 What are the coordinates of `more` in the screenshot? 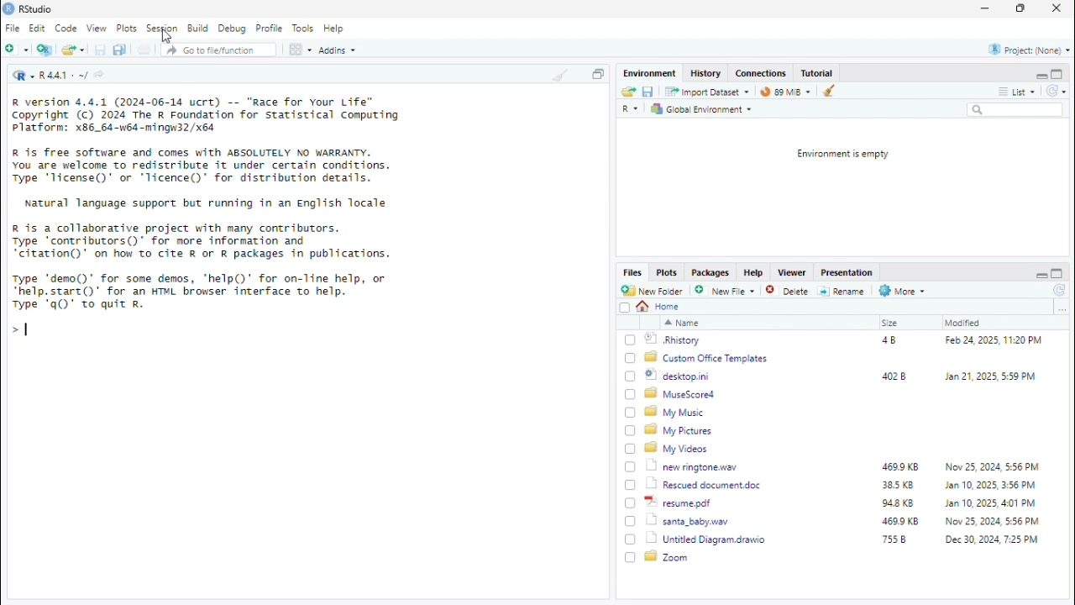 It's located at (1062, 308).